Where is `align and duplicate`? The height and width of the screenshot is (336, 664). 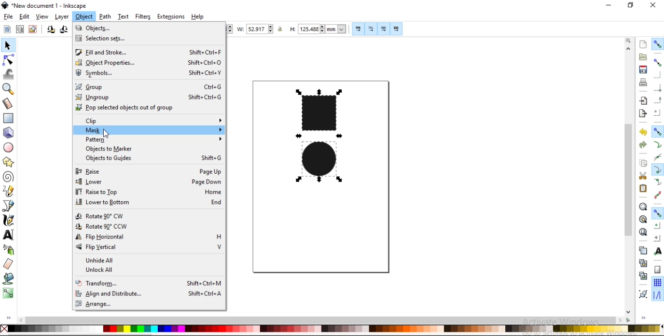
align and duplicate is located at coordinates (148, 295).